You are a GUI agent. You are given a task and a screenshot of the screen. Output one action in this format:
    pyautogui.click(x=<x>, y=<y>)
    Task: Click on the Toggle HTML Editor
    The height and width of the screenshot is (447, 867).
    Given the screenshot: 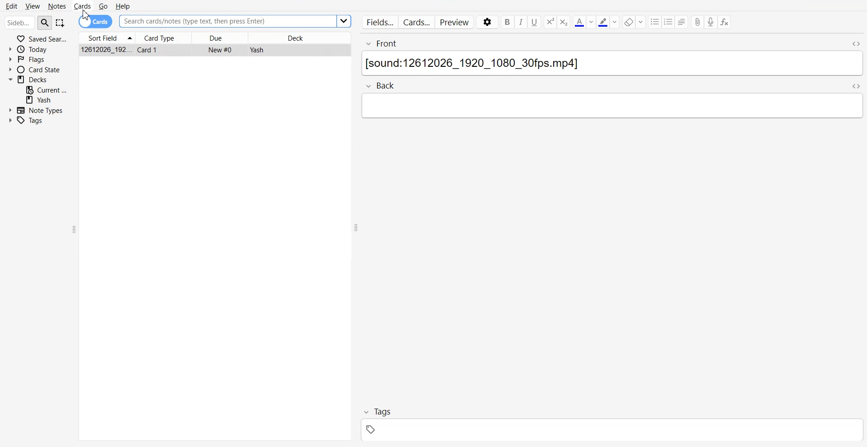 What is the action you would take?
    pyautogui.click(x=855, y=42)
    